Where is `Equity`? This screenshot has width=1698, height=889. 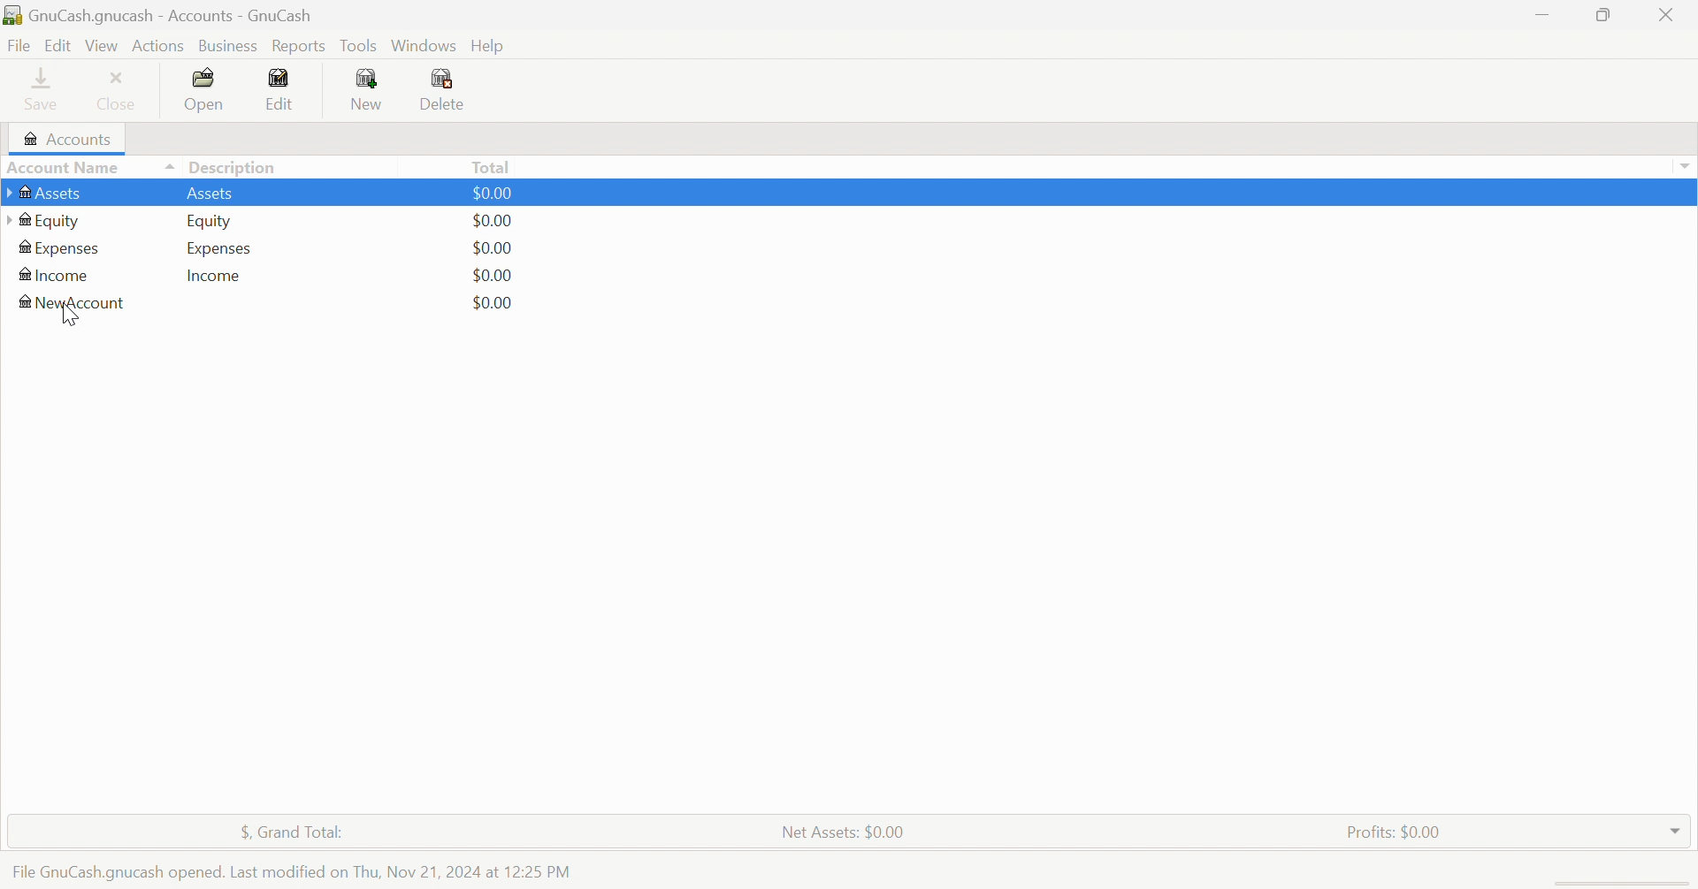
Equity is located at coordinates (211, 219).